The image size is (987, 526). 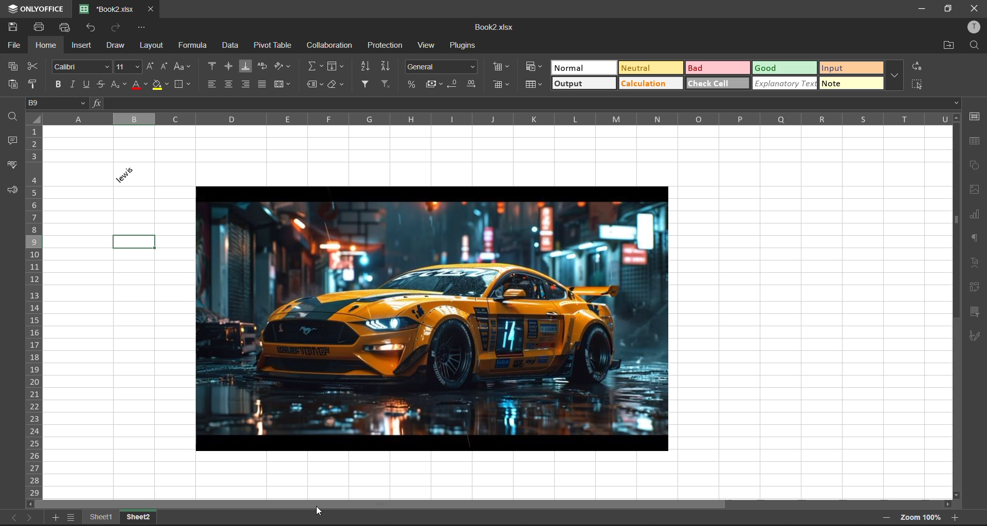 I want to click on charts, so click(x=977, y=215).